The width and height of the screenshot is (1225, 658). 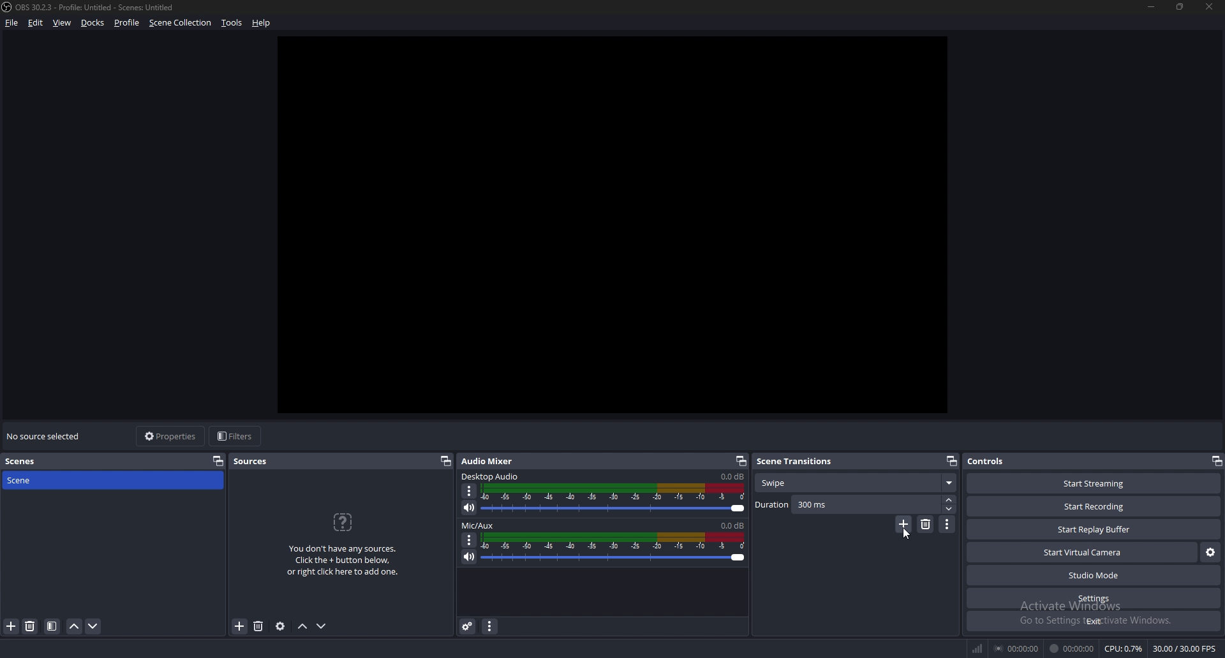 What do you see at coordinates (251, 462) in the screenshot?
I see `sources` at bounding box center [251, 462].